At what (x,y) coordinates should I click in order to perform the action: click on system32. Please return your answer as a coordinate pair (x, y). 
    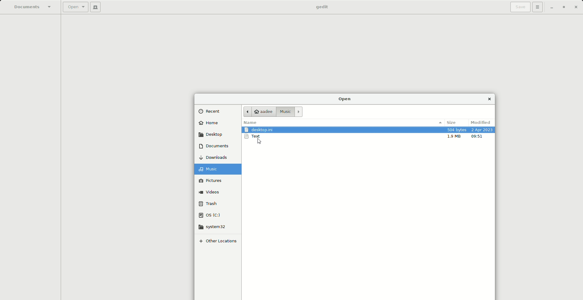
    Looking at the image, I should click on (216, 229).